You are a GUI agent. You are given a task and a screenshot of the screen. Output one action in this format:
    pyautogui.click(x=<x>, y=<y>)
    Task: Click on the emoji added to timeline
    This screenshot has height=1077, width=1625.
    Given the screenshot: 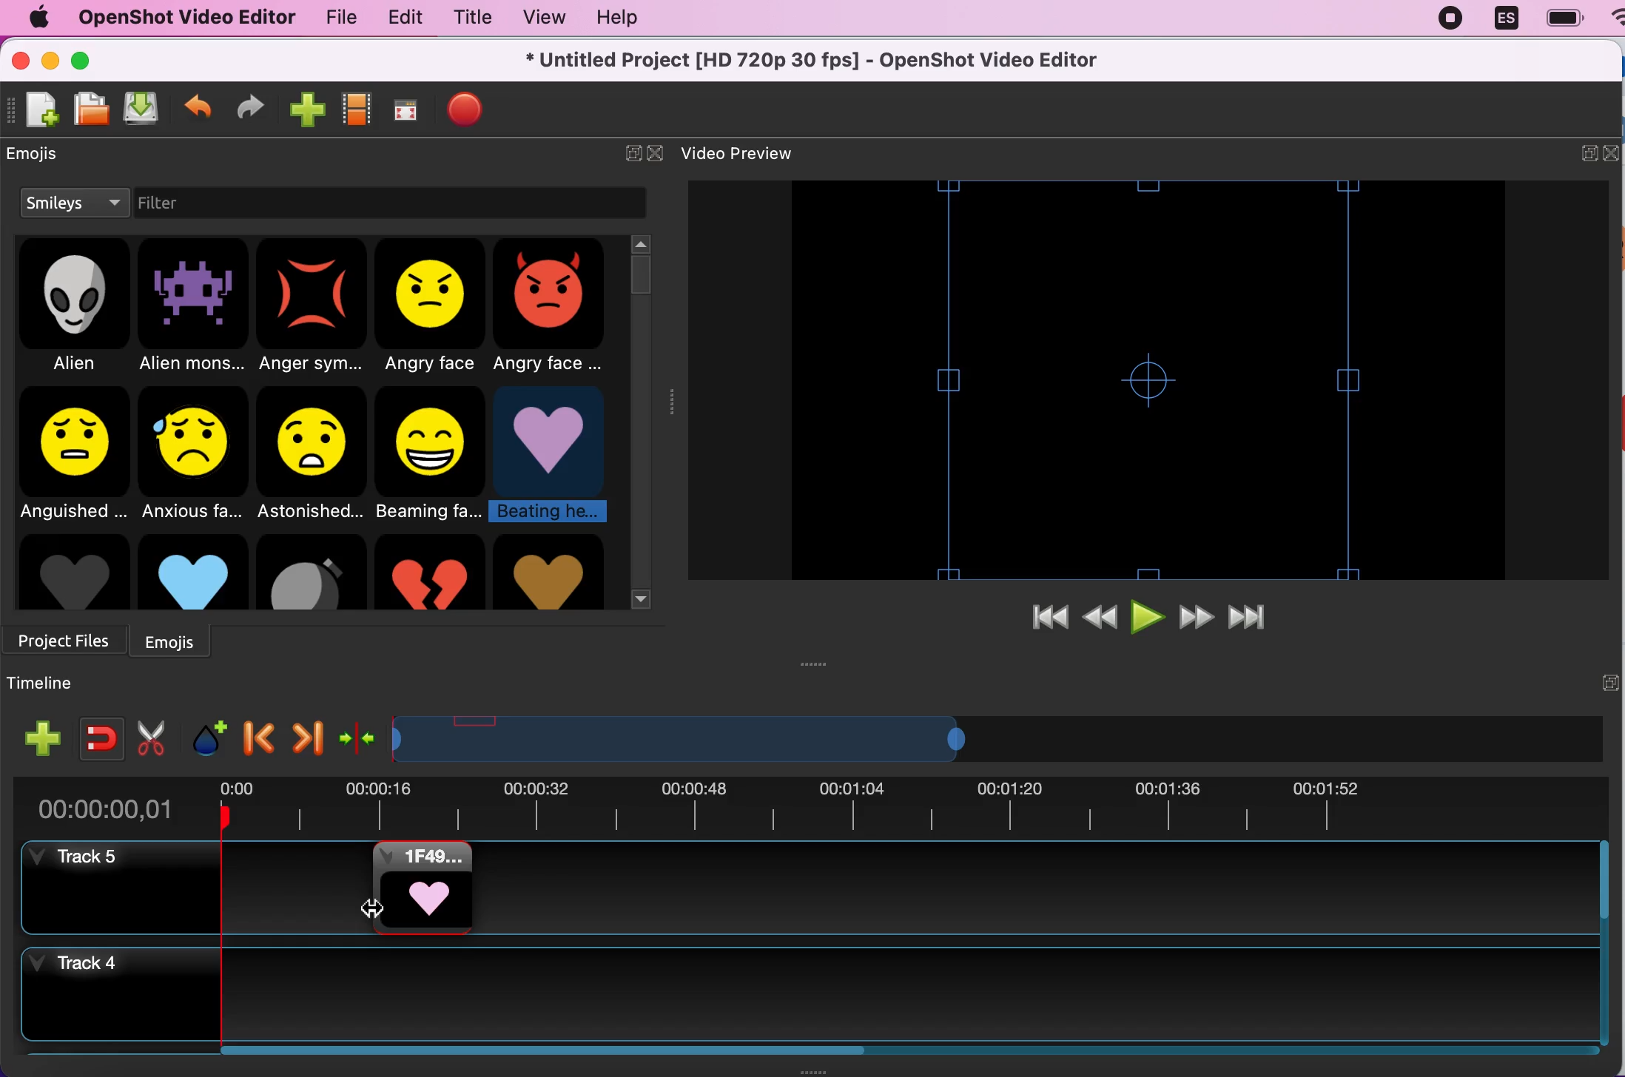 What is the action you would take?
    pyautogui.click(x=423, y=888)
    